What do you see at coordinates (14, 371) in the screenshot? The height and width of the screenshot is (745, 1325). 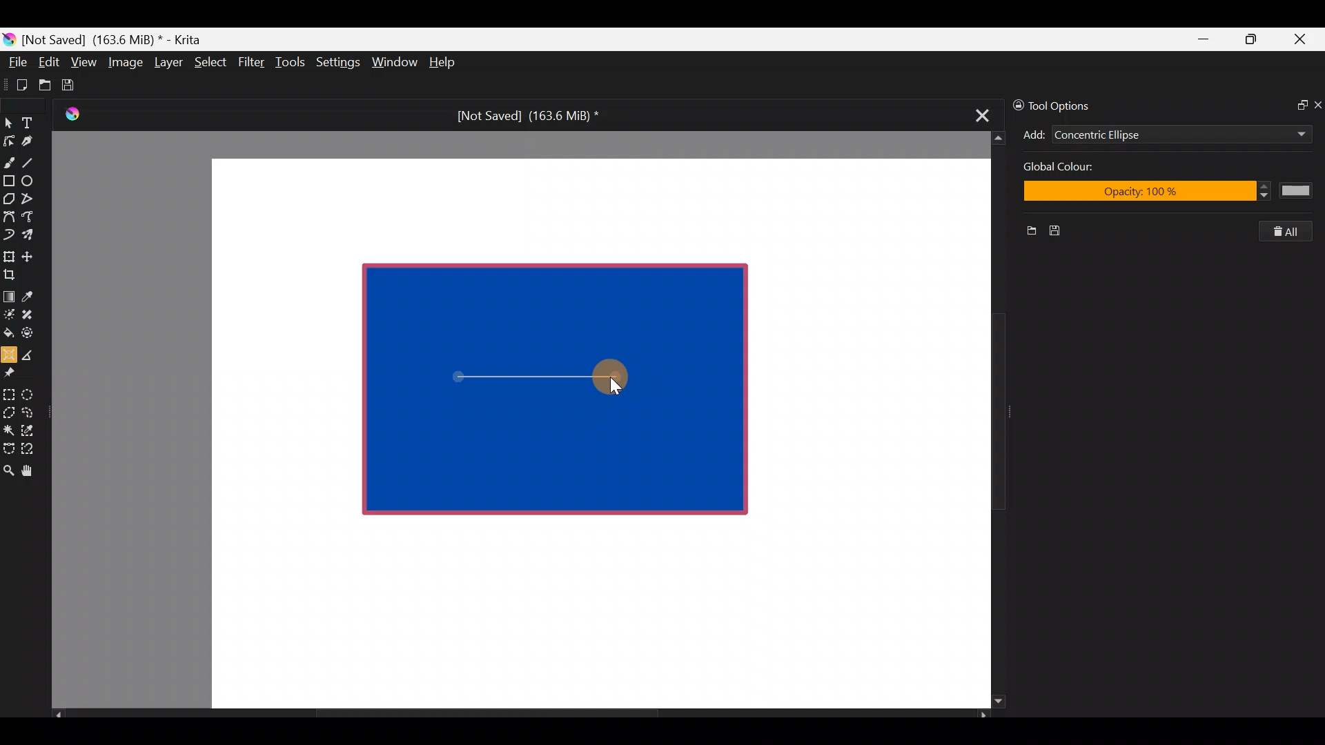 I see `Reference images tool` at bounding box center [14, 371].